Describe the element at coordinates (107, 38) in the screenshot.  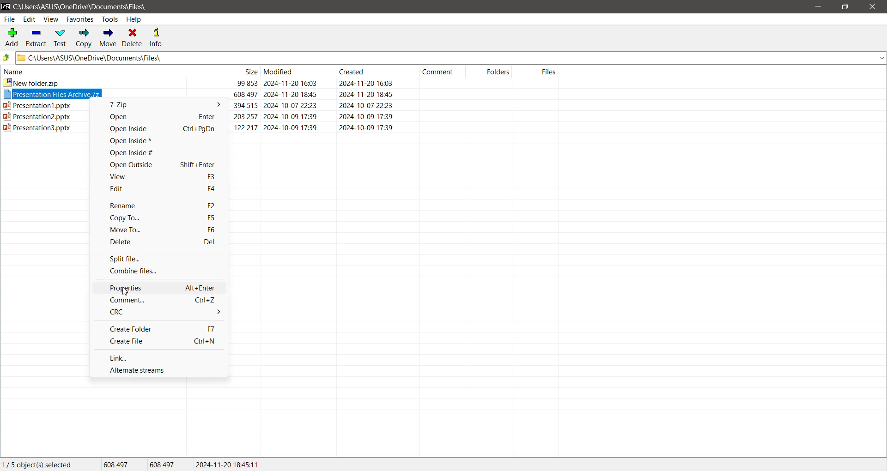
I see `Move` at that location.